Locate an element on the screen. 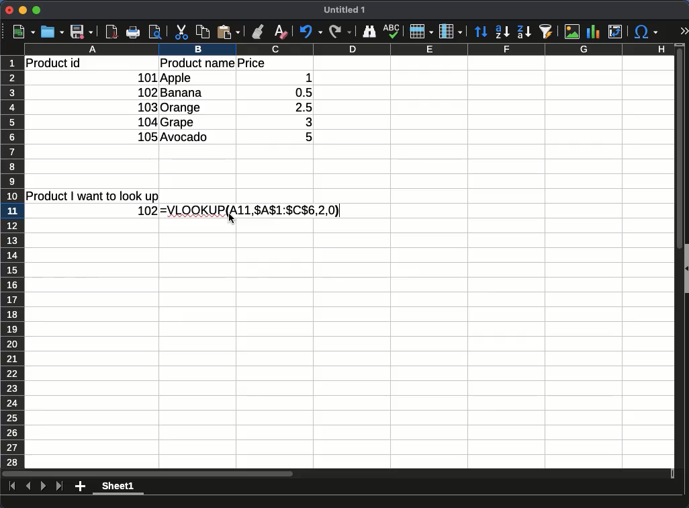 The height and width of the screenshot is (508, 689). product I want to look up is located at coordinates (92, 196).